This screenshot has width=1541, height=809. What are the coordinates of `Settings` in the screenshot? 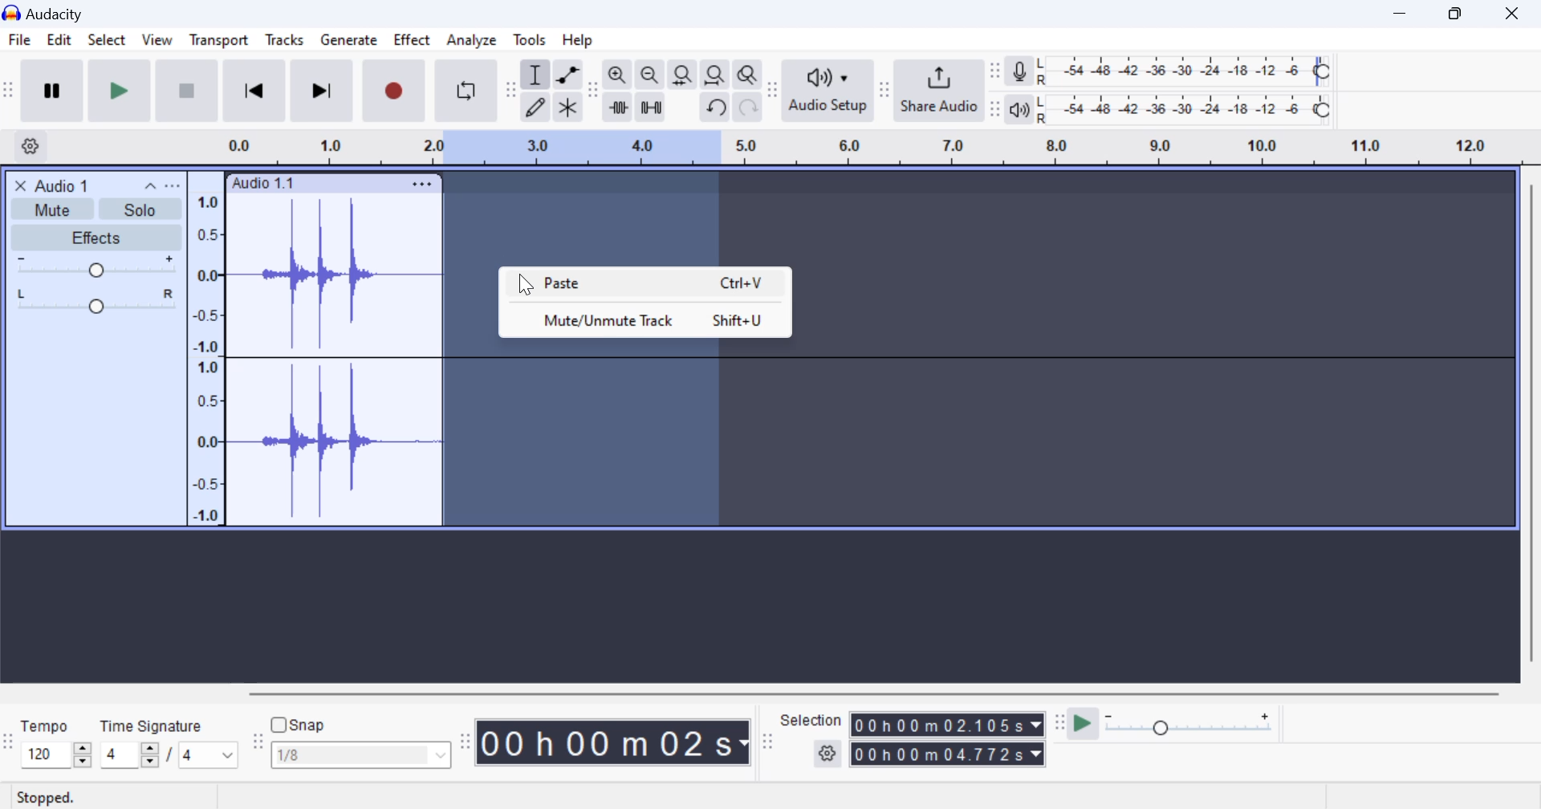 It's located at (33, 145).